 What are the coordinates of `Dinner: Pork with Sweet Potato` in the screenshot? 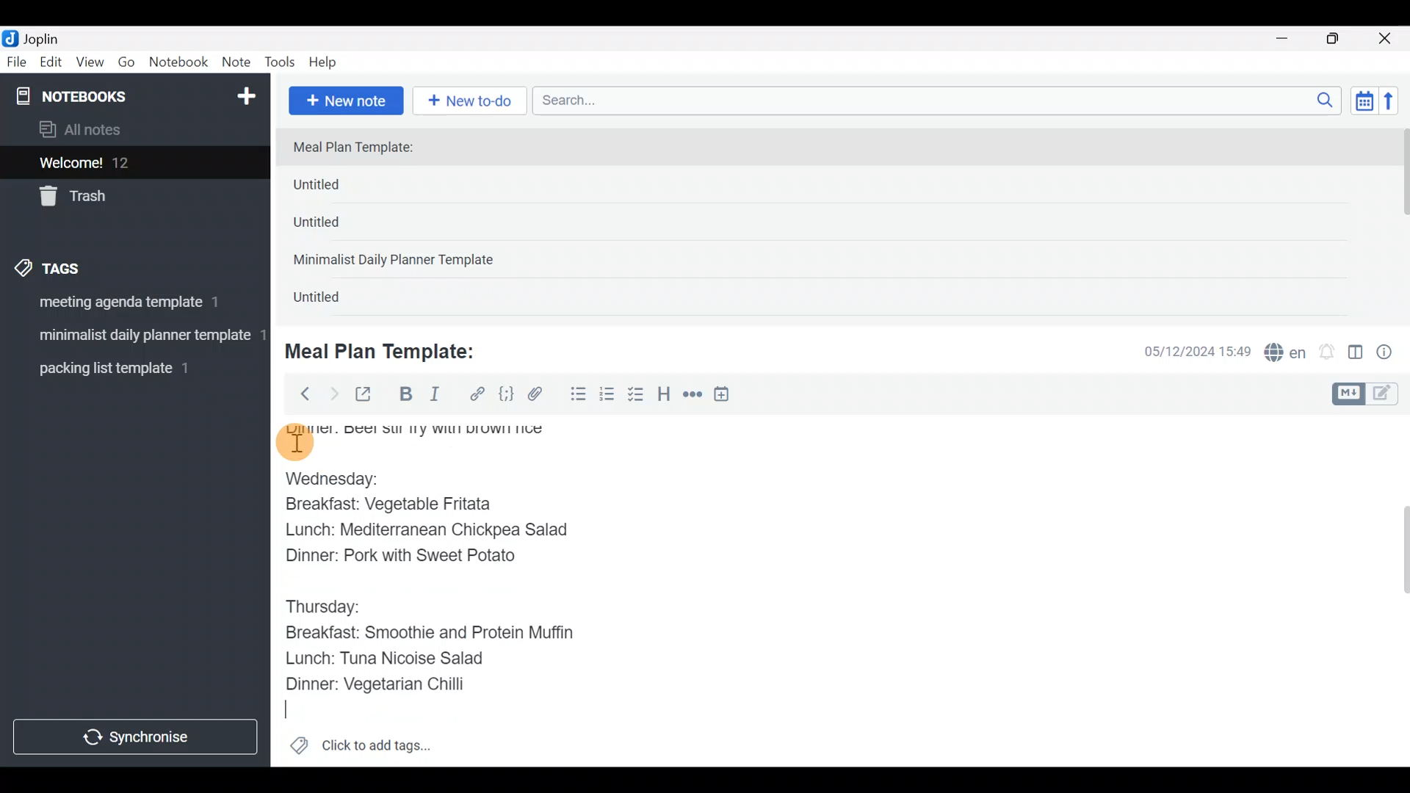 It's located at (415, 556).